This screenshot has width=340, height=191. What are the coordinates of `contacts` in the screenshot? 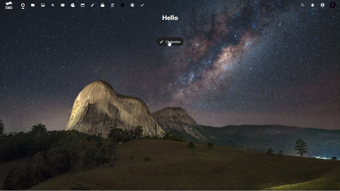 It's located at (73, 5).